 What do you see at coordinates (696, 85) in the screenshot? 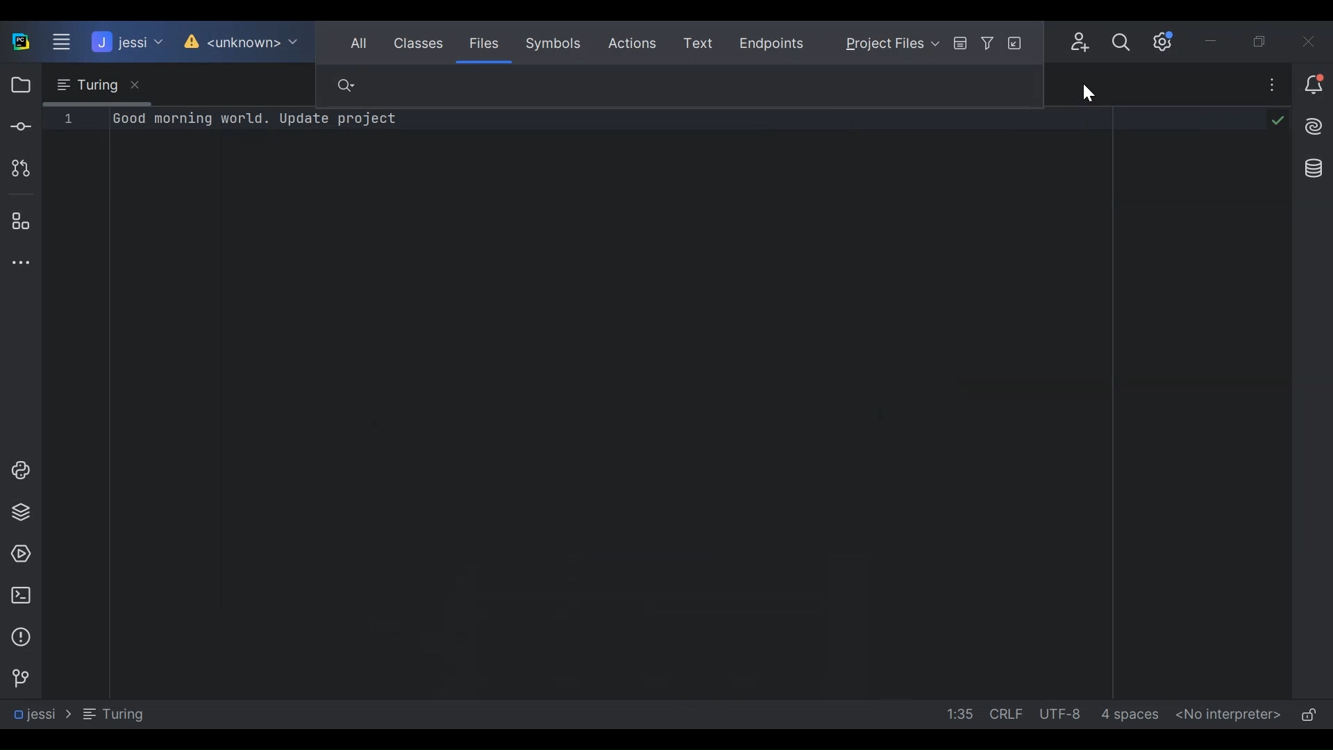
I see `Find` at bounding box center [696, 85].